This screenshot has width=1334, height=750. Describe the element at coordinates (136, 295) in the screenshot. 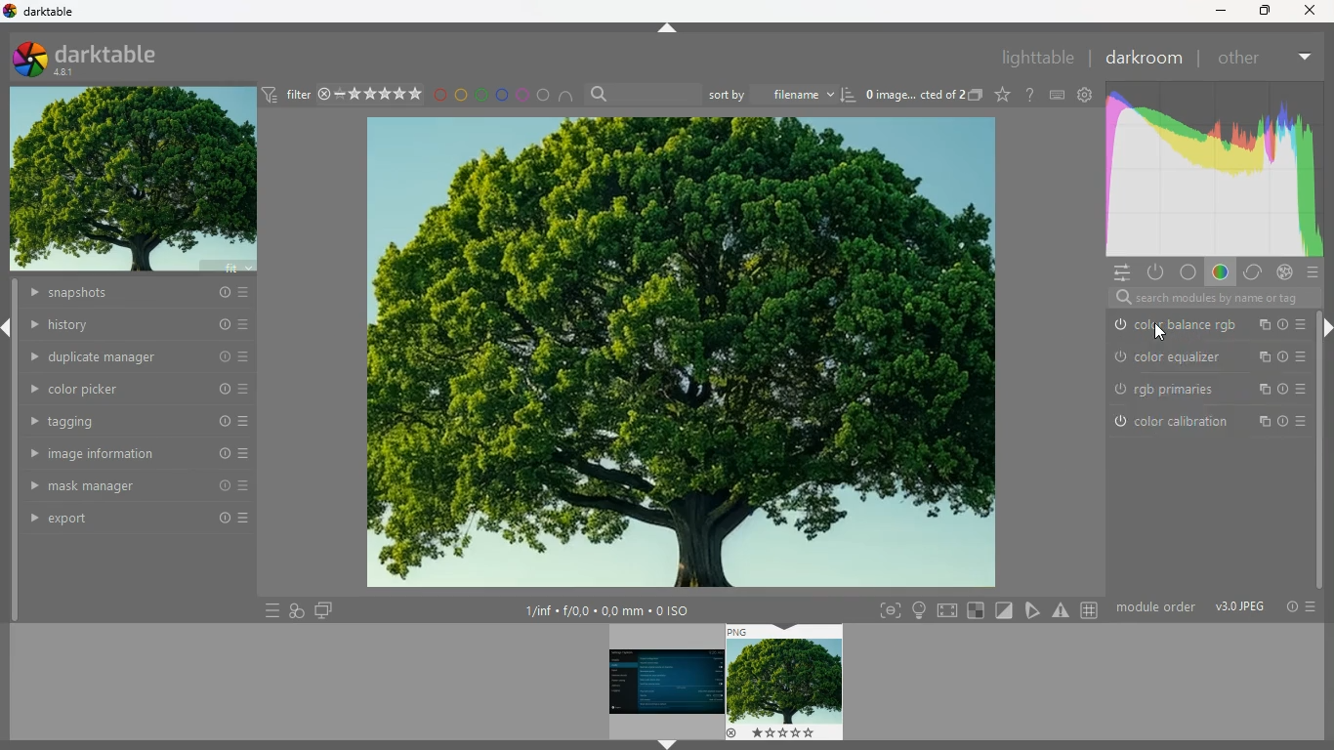

I see `snapshots` at that location.